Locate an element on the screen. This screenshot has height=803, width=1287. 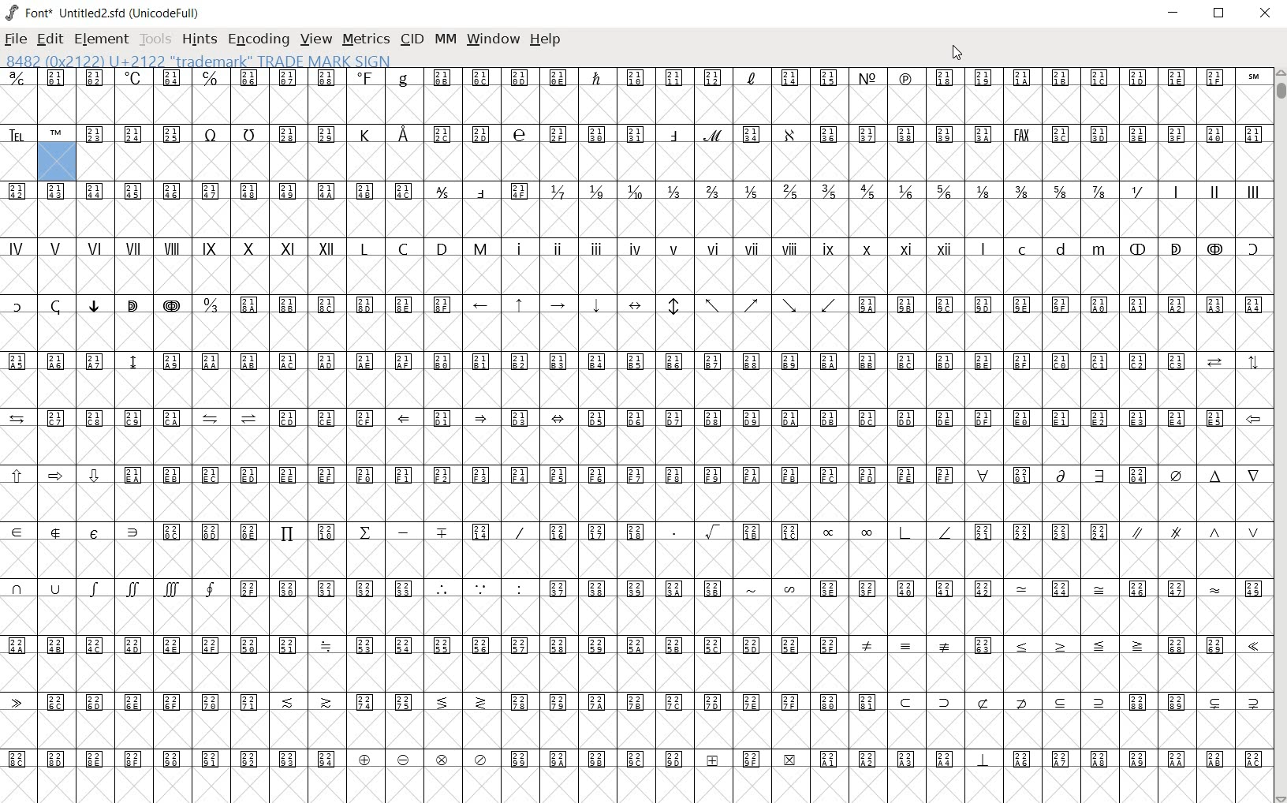
mathematical fractions is located at coordinates (847, 207).